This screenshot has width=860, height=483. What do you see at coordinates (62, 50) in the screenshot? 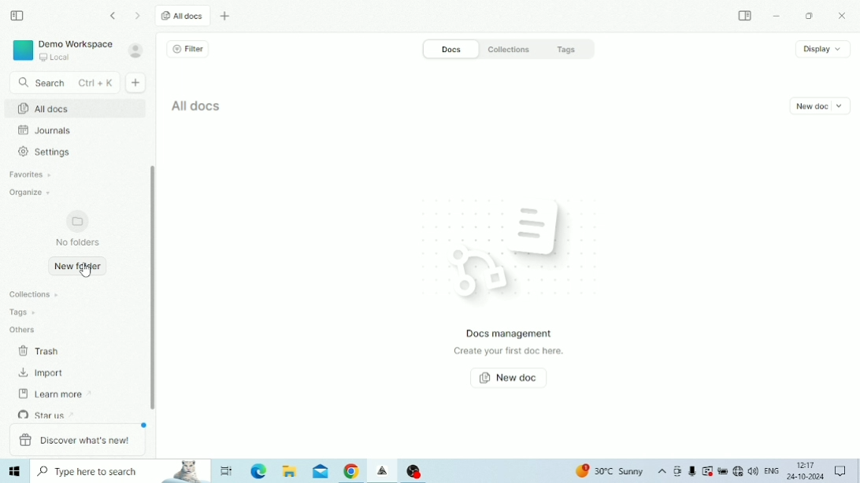
I see `Demo Workspace` at bounding box center [62, 50].